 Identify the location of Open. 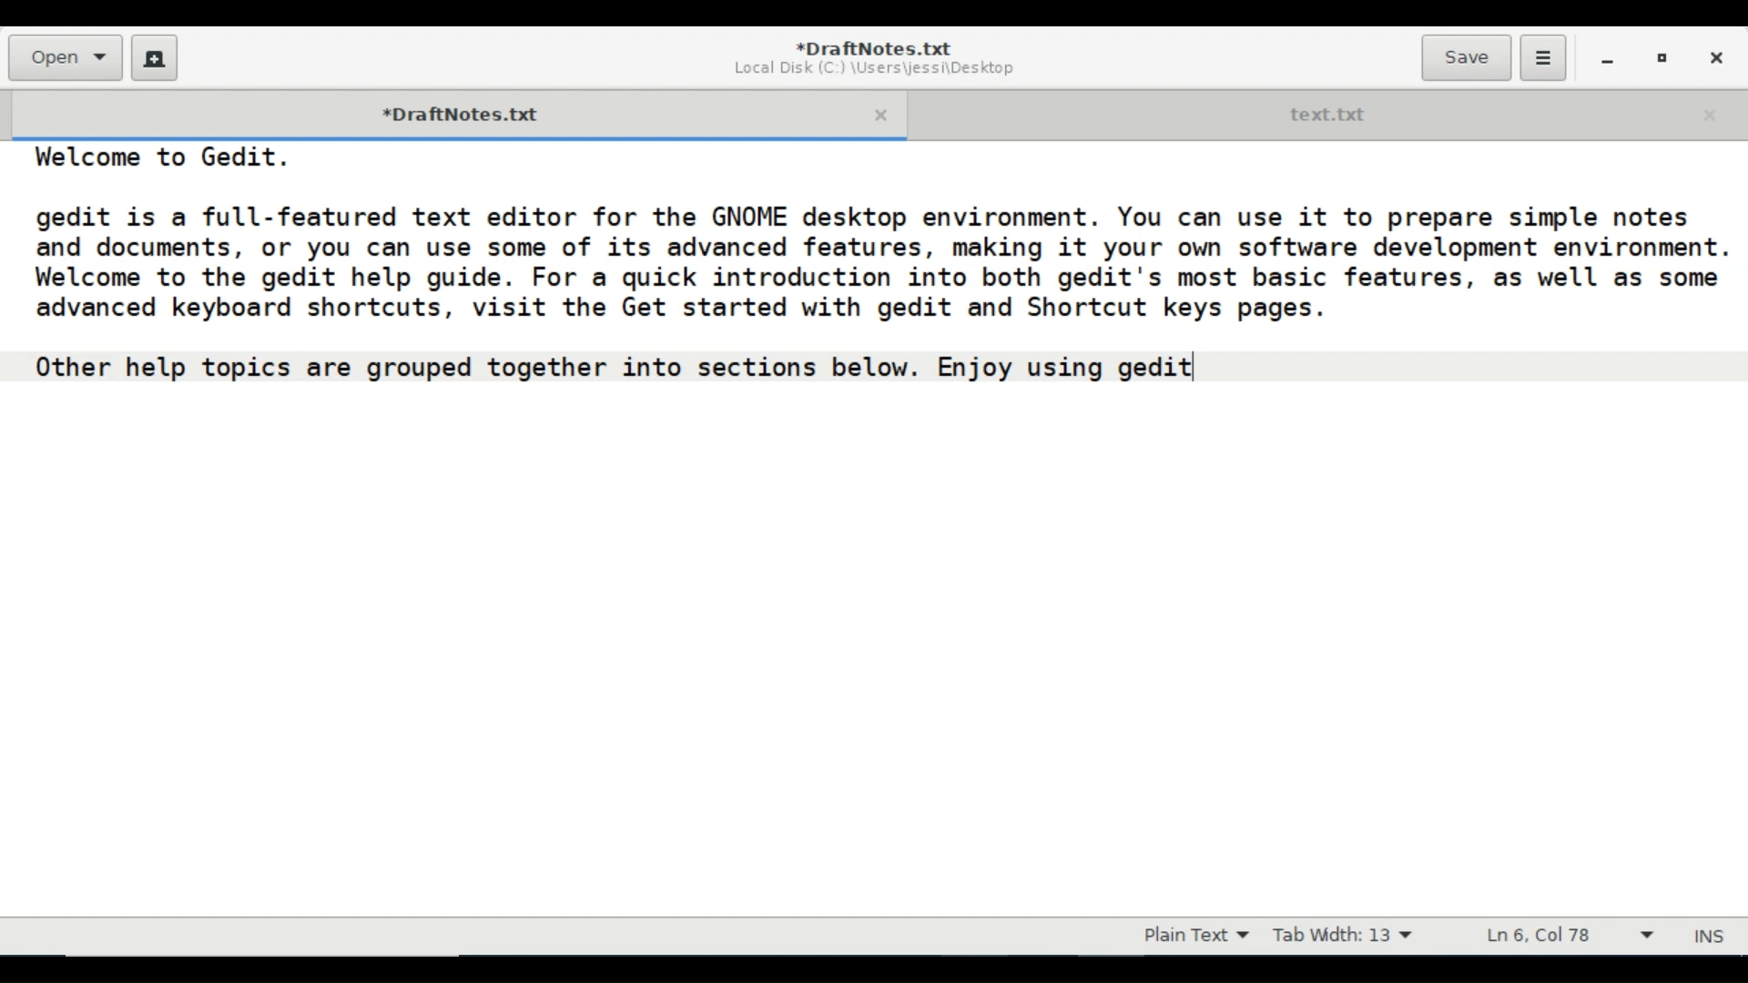
(64, 57).